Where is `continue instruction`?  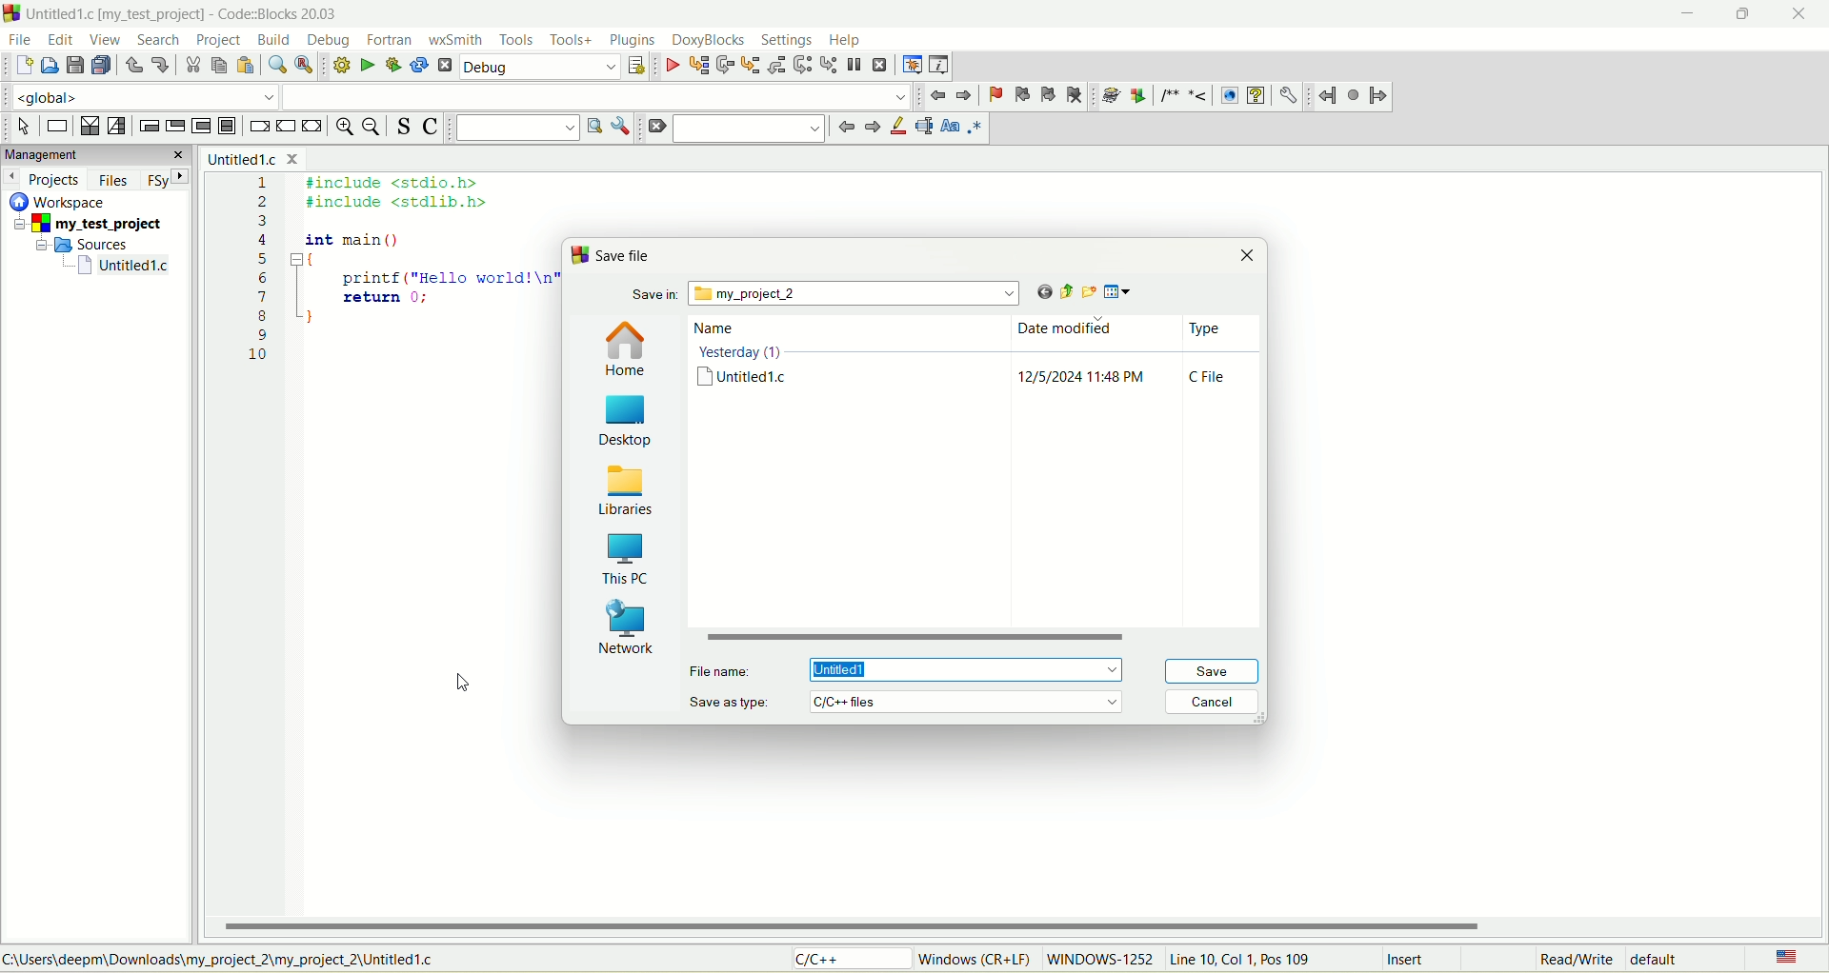 continue instruction is located at coordinates (284, 126).